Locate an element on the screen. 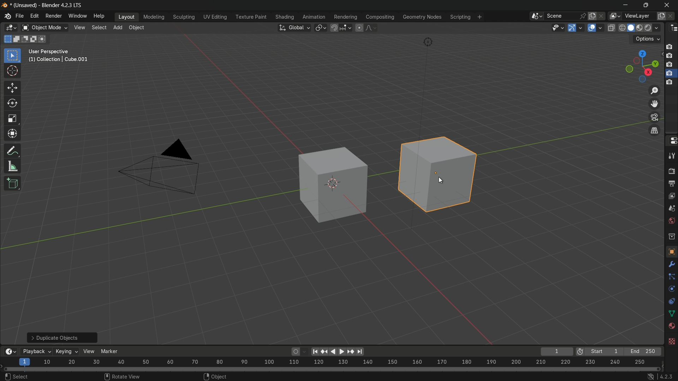 This screenshot has width=678, height=381. jump to keyframe is located at coordinates (350, 352).